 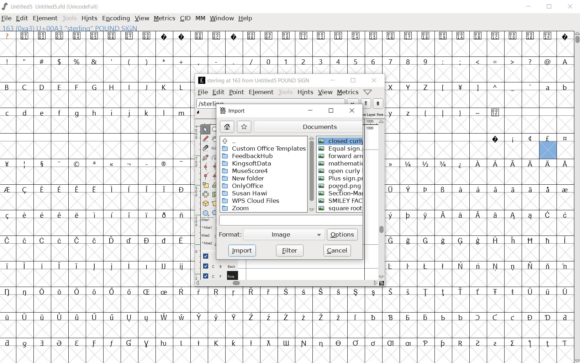 I want to click on y, so click(x=392, y=113).